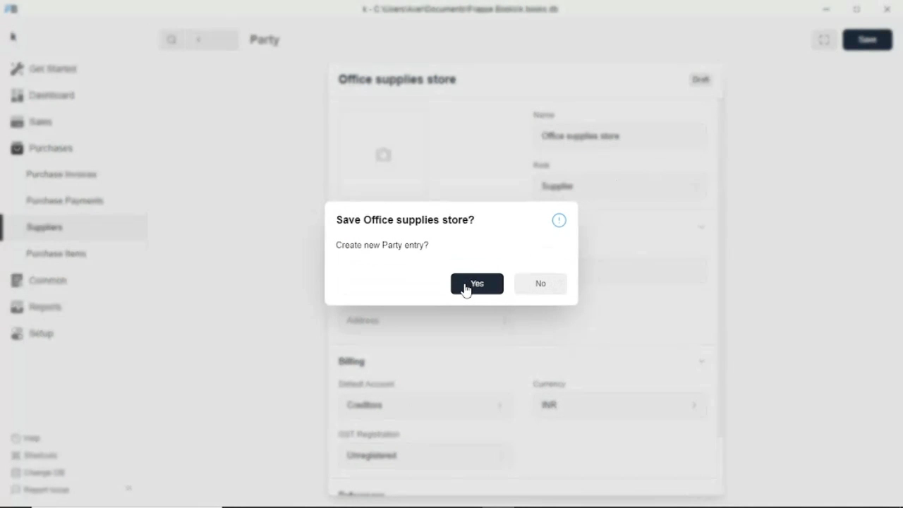  Describe the element at coordinates (44, 68) in the screenshot. I see `Get started` at that location.